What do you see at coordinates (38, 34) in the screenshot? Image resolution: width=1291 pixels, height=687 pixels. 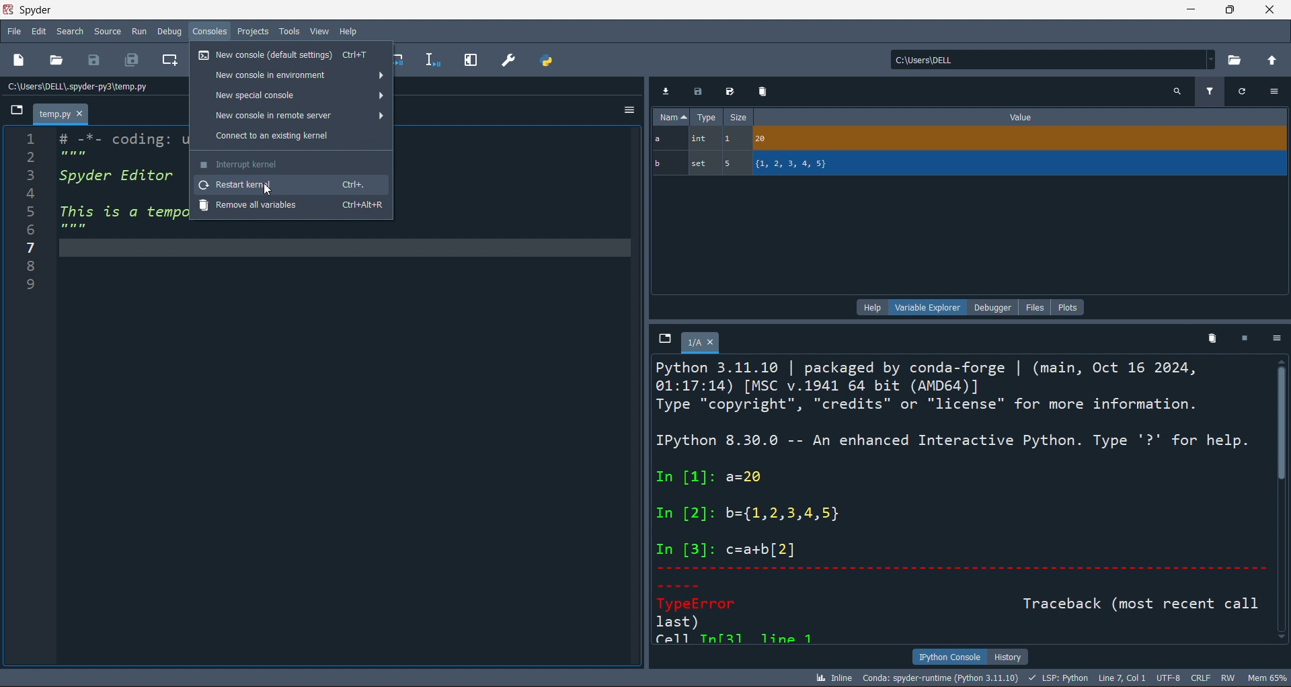 I see `edit` at bounding box center [38, 34].